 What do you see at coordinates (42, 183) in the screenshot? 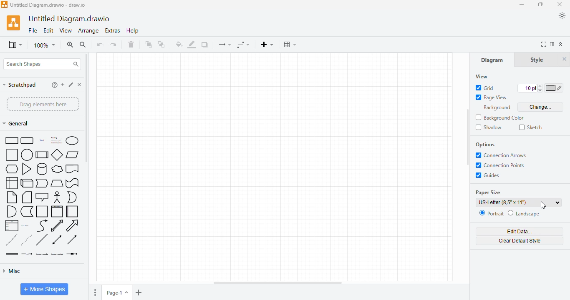
I see `step` at bounding box center [42, 183].